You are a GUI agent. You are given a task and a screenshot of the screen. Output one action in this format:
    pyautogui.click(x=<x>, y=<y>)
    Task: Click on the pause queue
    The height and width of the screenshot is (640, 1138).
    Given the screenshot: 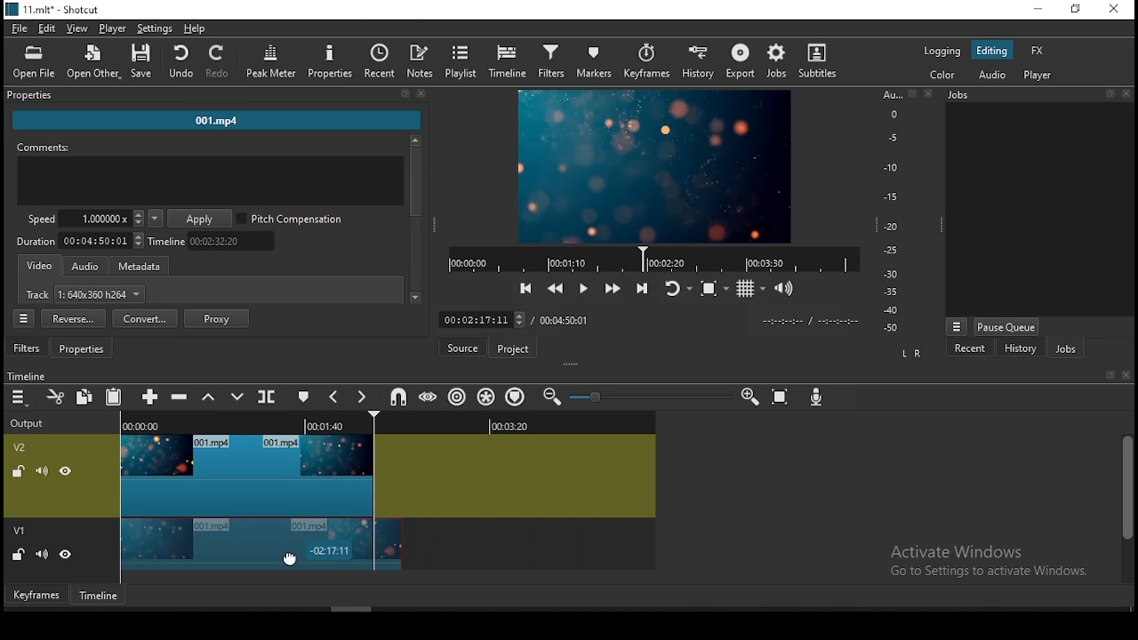 What is the action you would take?
    pyautogui.click(x=1006, y=326)
    